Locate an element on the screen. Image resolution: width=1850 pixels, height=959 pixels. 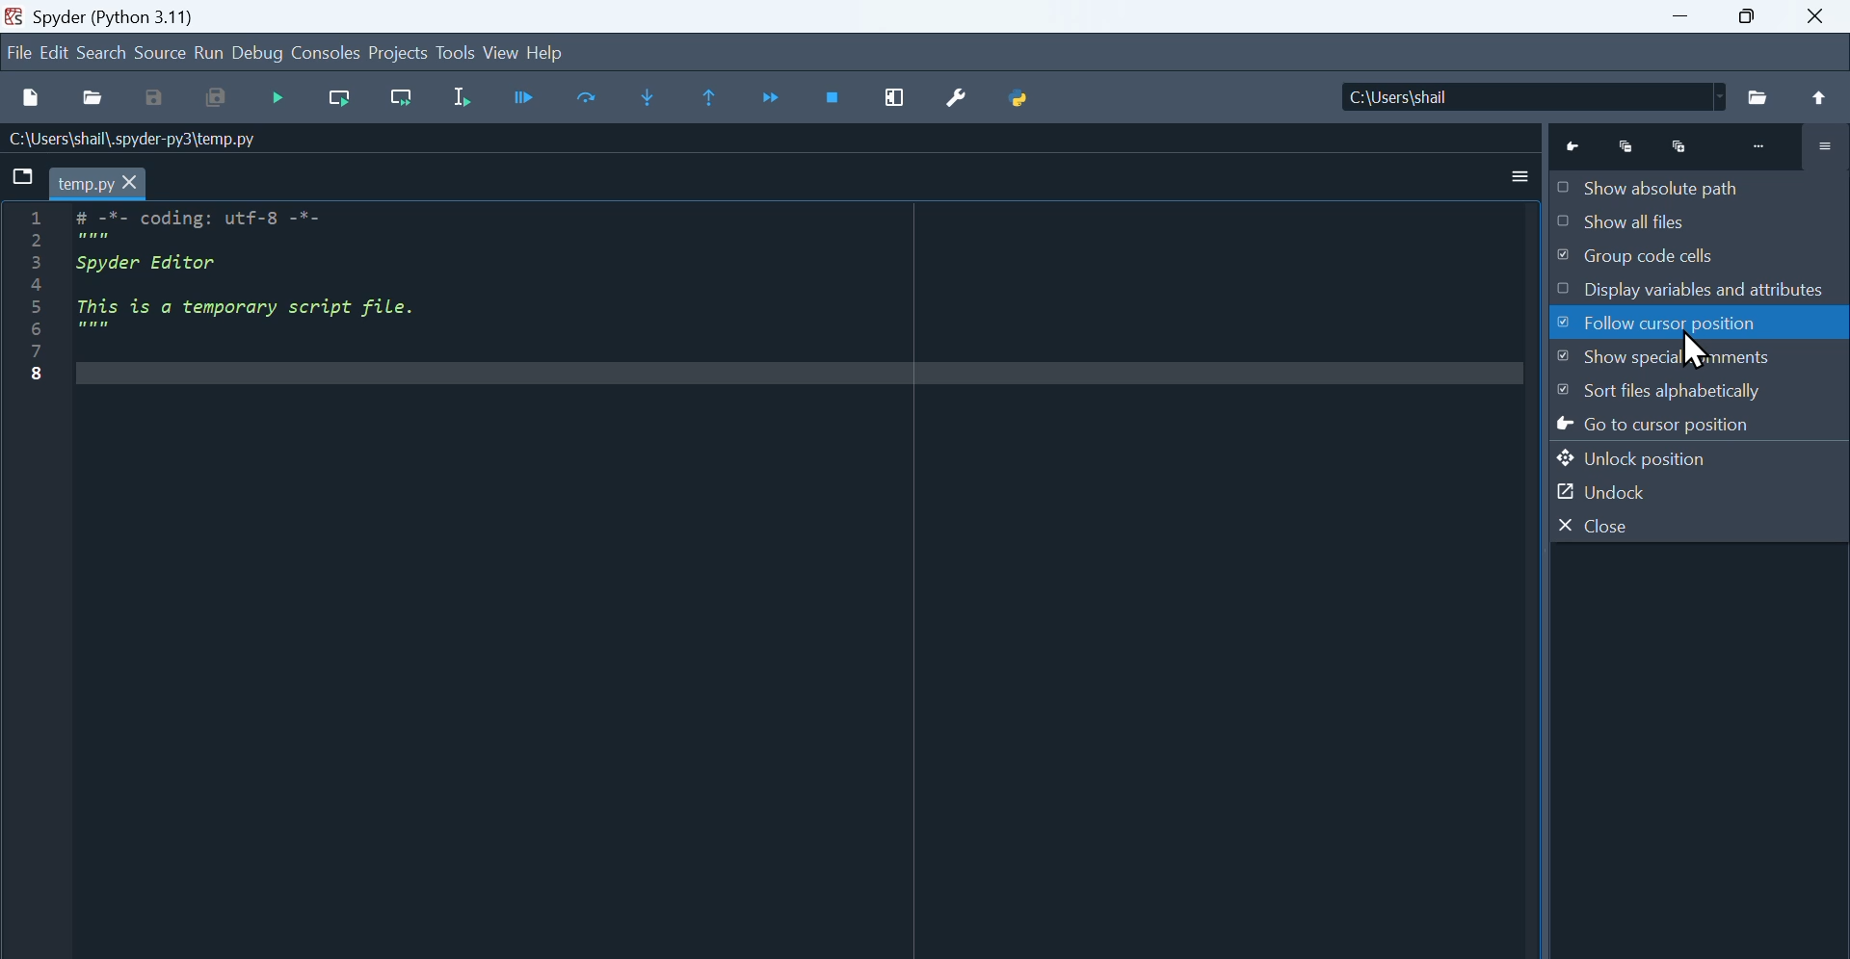
Maximise current window is located at coordinates (897, 100).